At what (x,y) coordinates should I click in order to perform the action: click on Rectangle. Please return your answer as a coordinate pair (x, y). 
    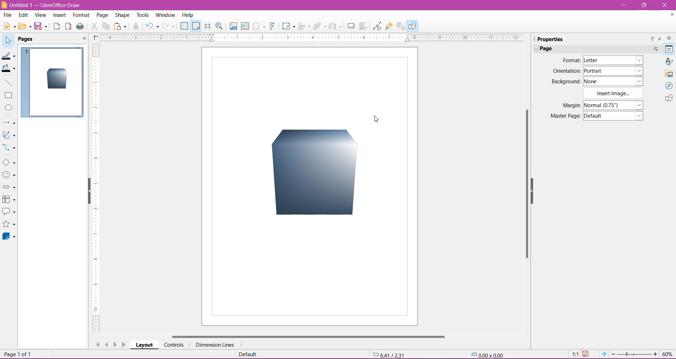
    Looking at the image, I should click on (8, 96).